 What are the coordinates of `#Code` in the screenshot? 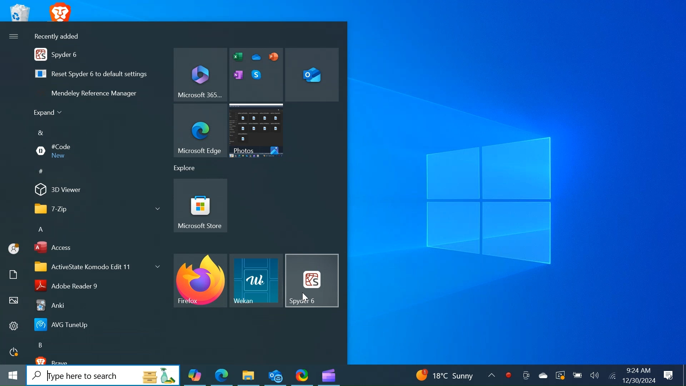 It's located at (95, 151).